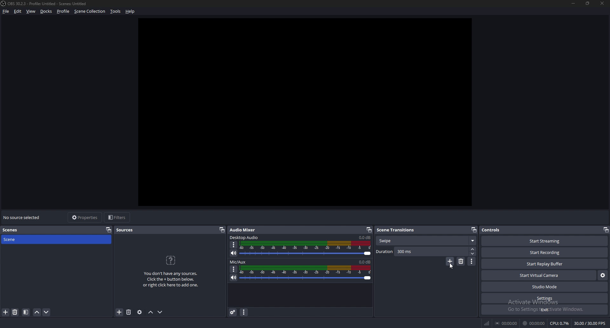 This screenshot has height=328, width=610. I want to click on obs logo, so click(4, 4).